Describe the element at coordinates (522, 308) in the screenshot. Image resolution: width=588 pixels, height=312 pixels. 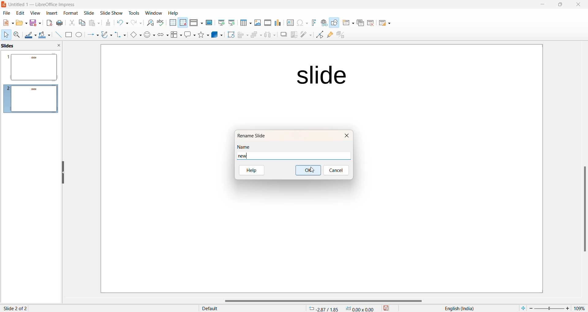
I see `fit to current window` at that location.